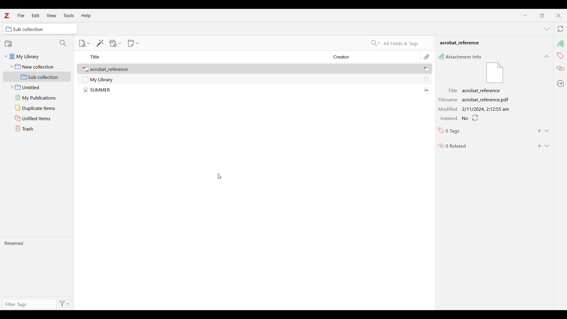 The image size is (567, 319). What do you see at coordinates (427, 56) in the screenshot?
I see `Attachment` at bounding box center [427, 56].